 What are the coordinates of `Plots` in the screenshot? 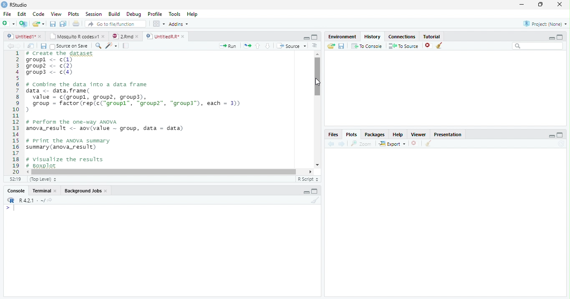 It's located at (351, 135).